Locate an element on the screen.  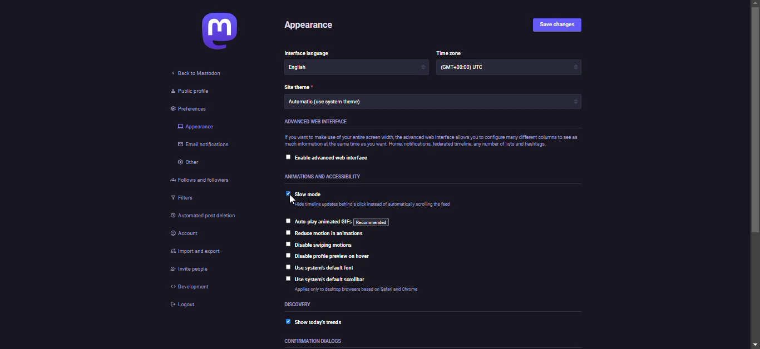
mastodon is located at coordinates (220, 32).